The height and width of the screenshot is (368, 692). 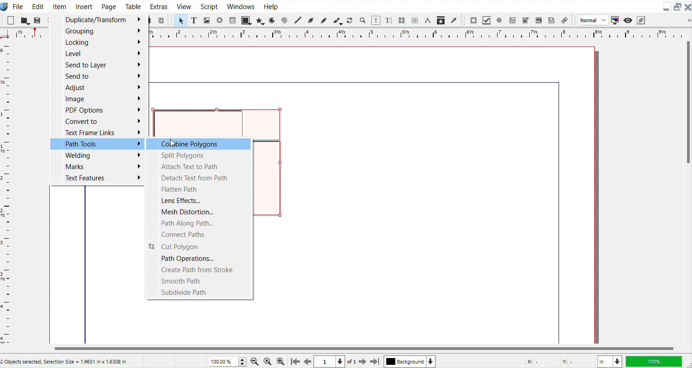 What do you see at coordinates (687, 7) in the screenshot?
I see `Close` at bounding box center [687, 7].